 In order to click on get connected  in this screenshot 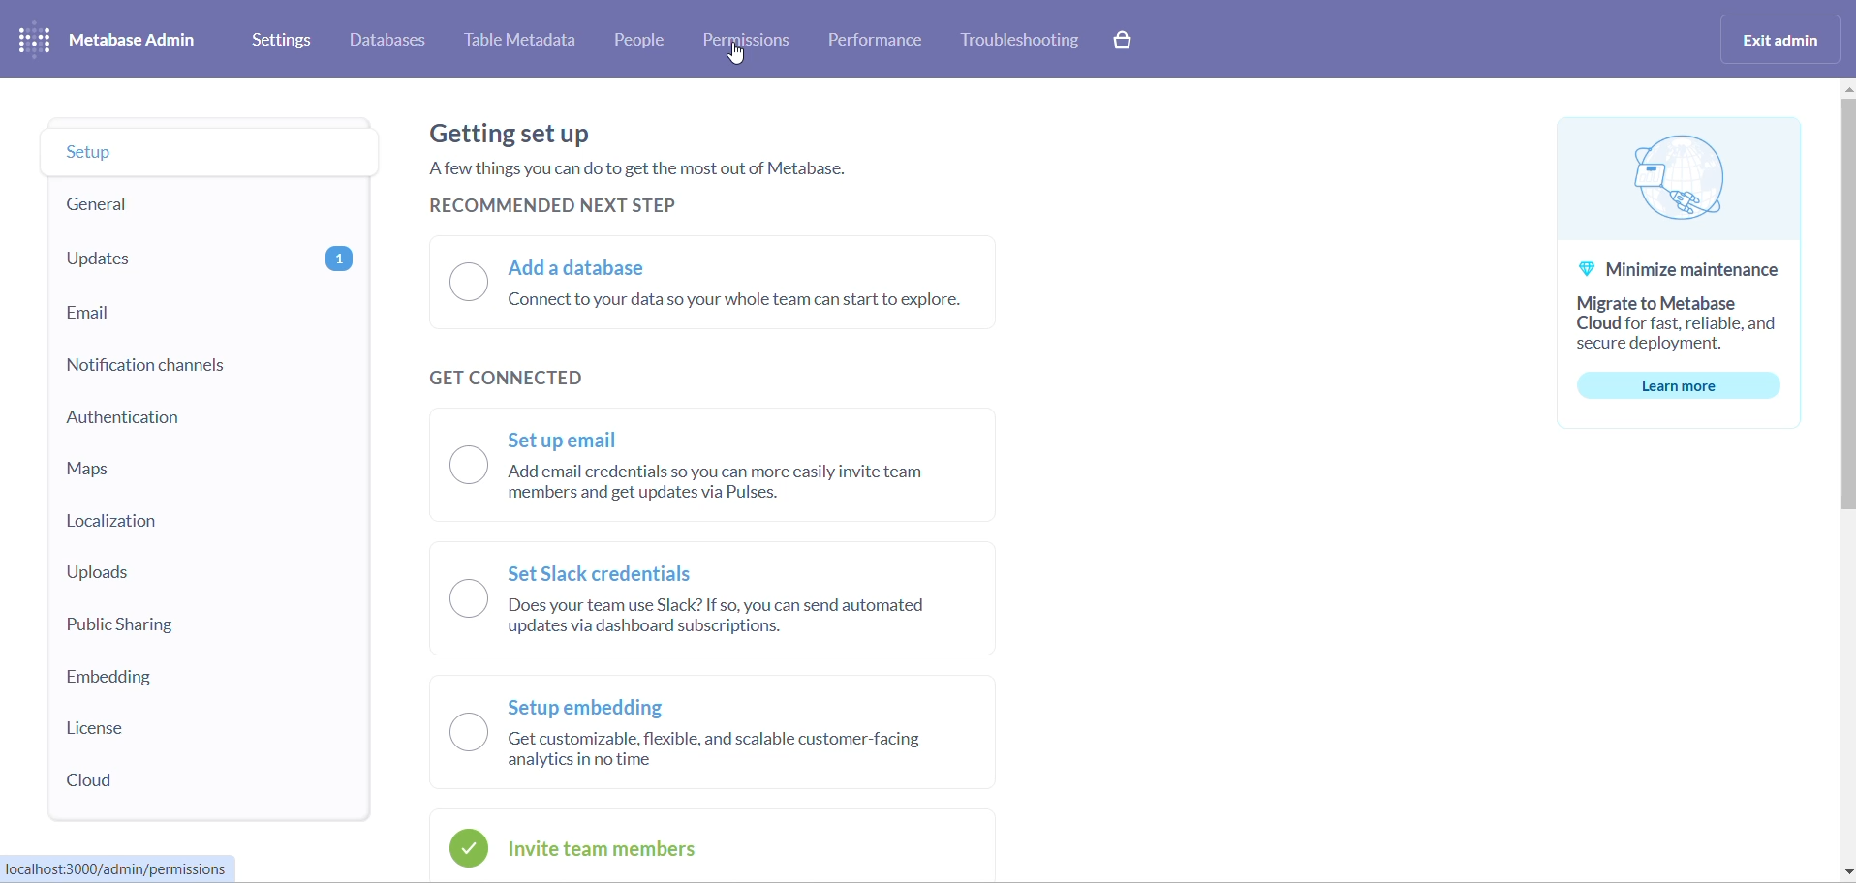, I will do `click(524, 376)`.